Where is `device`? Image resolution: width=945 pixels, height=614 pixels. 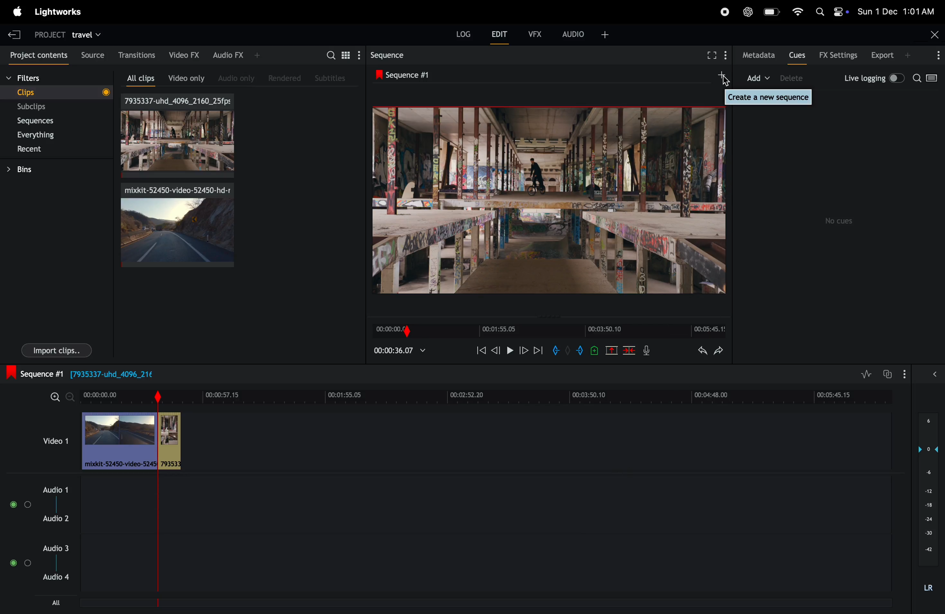 device is located at coordinates (793, 77).